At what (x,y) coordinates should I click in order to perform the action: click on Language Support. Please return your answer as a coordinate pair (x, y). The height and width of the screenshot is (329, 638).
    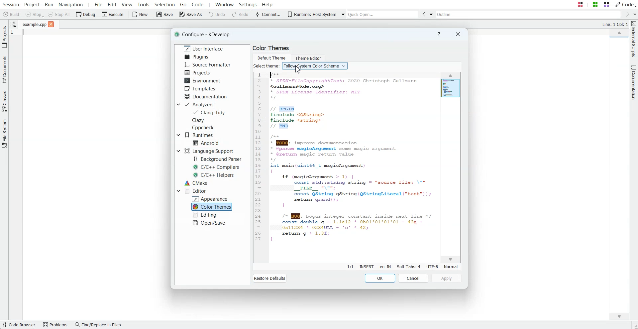
    Looking at the image, I should click on (208, 151).